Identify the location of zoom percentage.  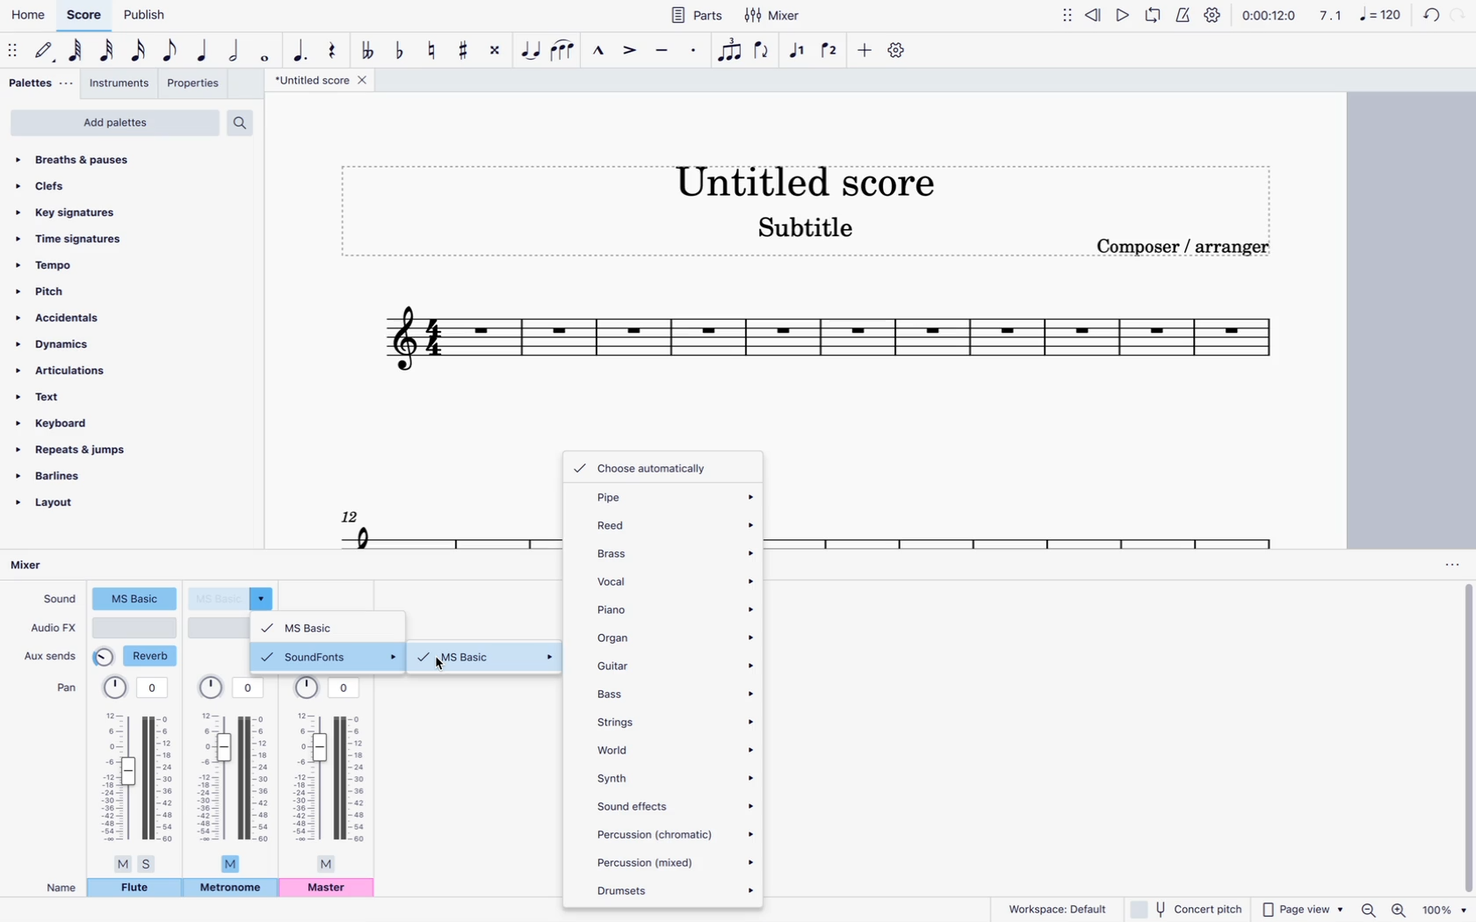
(1445, 910).